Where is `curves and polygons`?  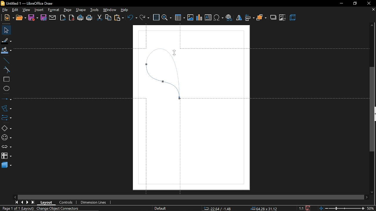
curves and polygons is located at coordinates (6, 108).